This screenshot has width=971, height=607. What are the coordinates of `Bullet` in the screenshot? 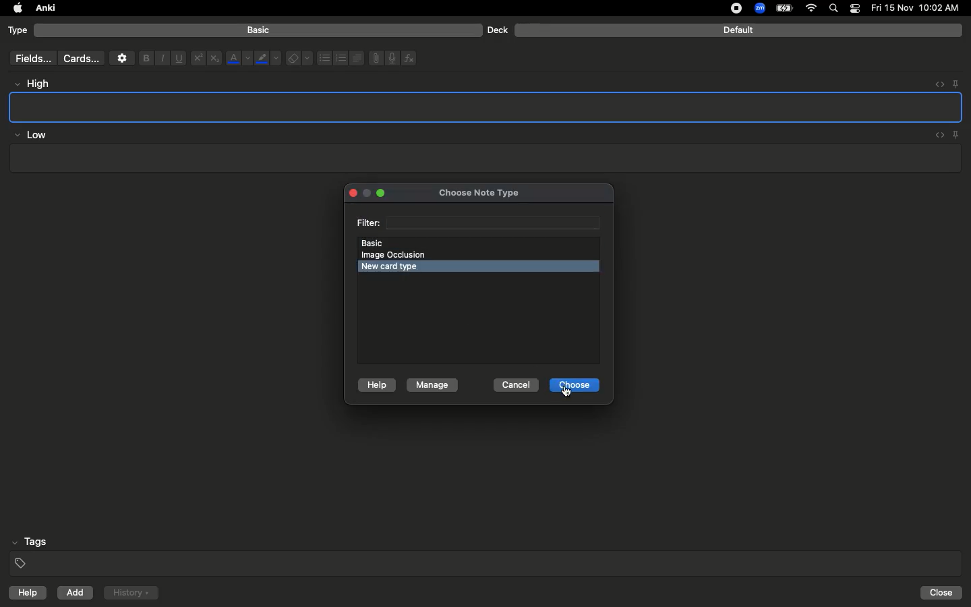 It's located at (324, 58).